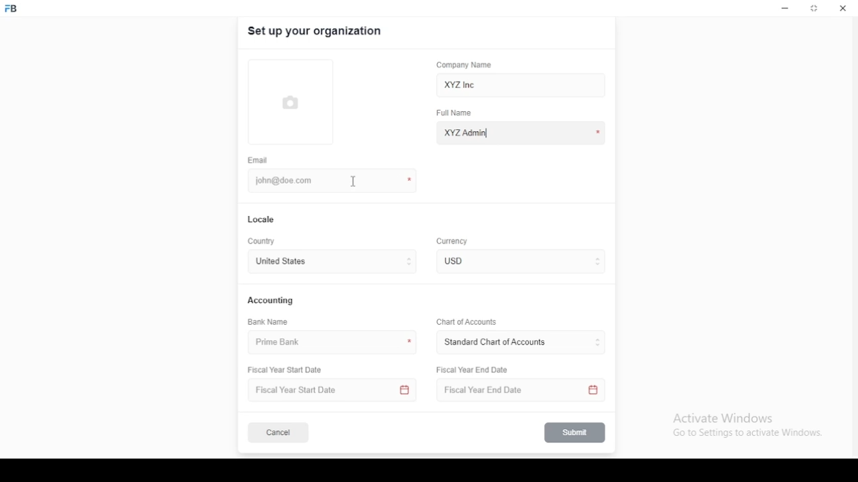 This screenshot has width=858, height=482. What do you see at coordinates (841, 8) in the screenshot?
I see `close window` at bounding box center [841, 8].